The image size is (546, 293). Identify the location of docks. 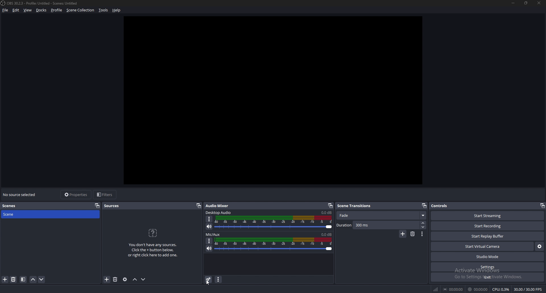
(42, 10).